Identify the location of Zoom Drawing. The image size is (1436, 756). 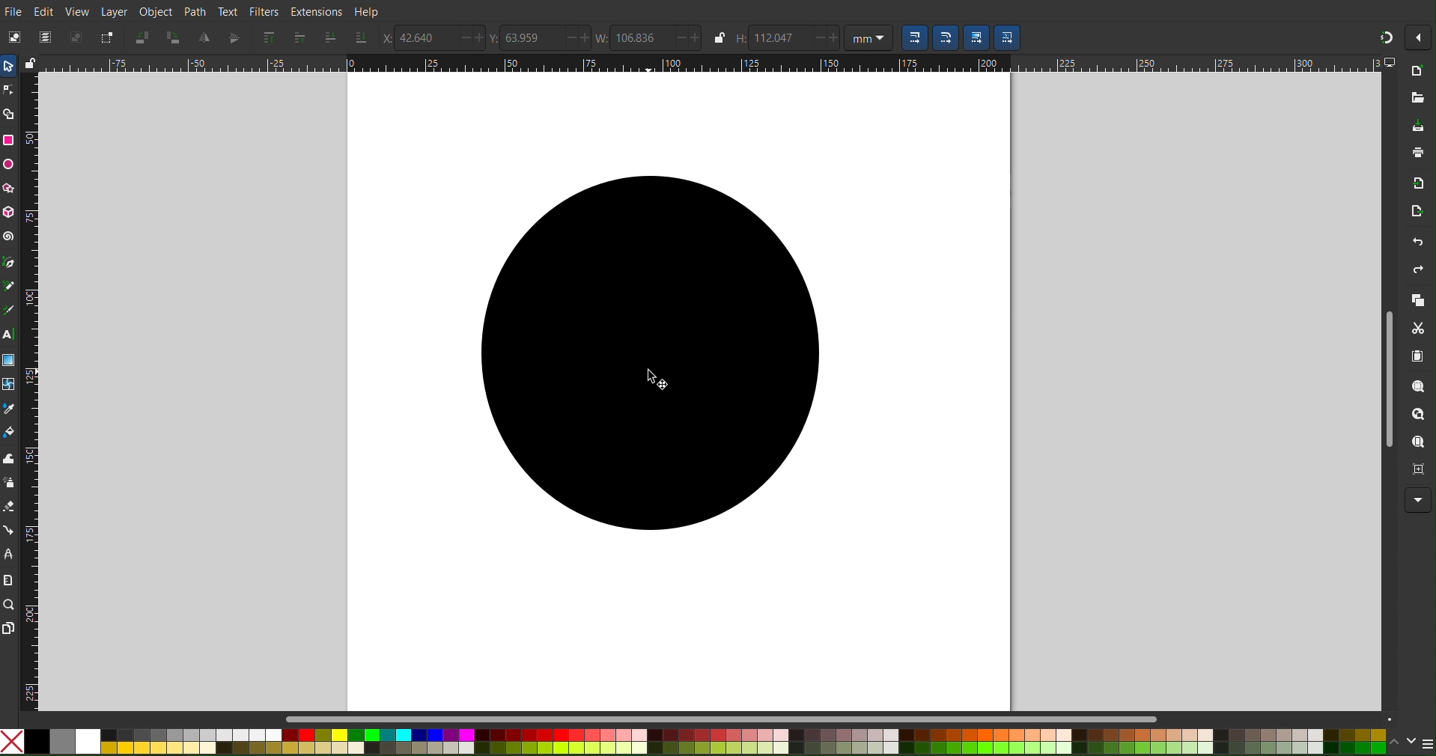
(1418, 415).